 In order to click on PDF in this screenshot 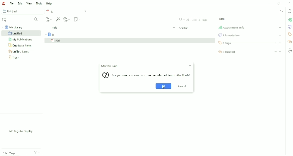, I will do `click(130, 41)`.